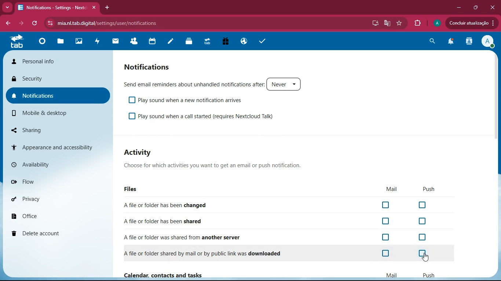 The height and width of the screenshot is (281, 501). Describe the element at coordinates (423, 237) in the screenshot. I see `off` at that location.